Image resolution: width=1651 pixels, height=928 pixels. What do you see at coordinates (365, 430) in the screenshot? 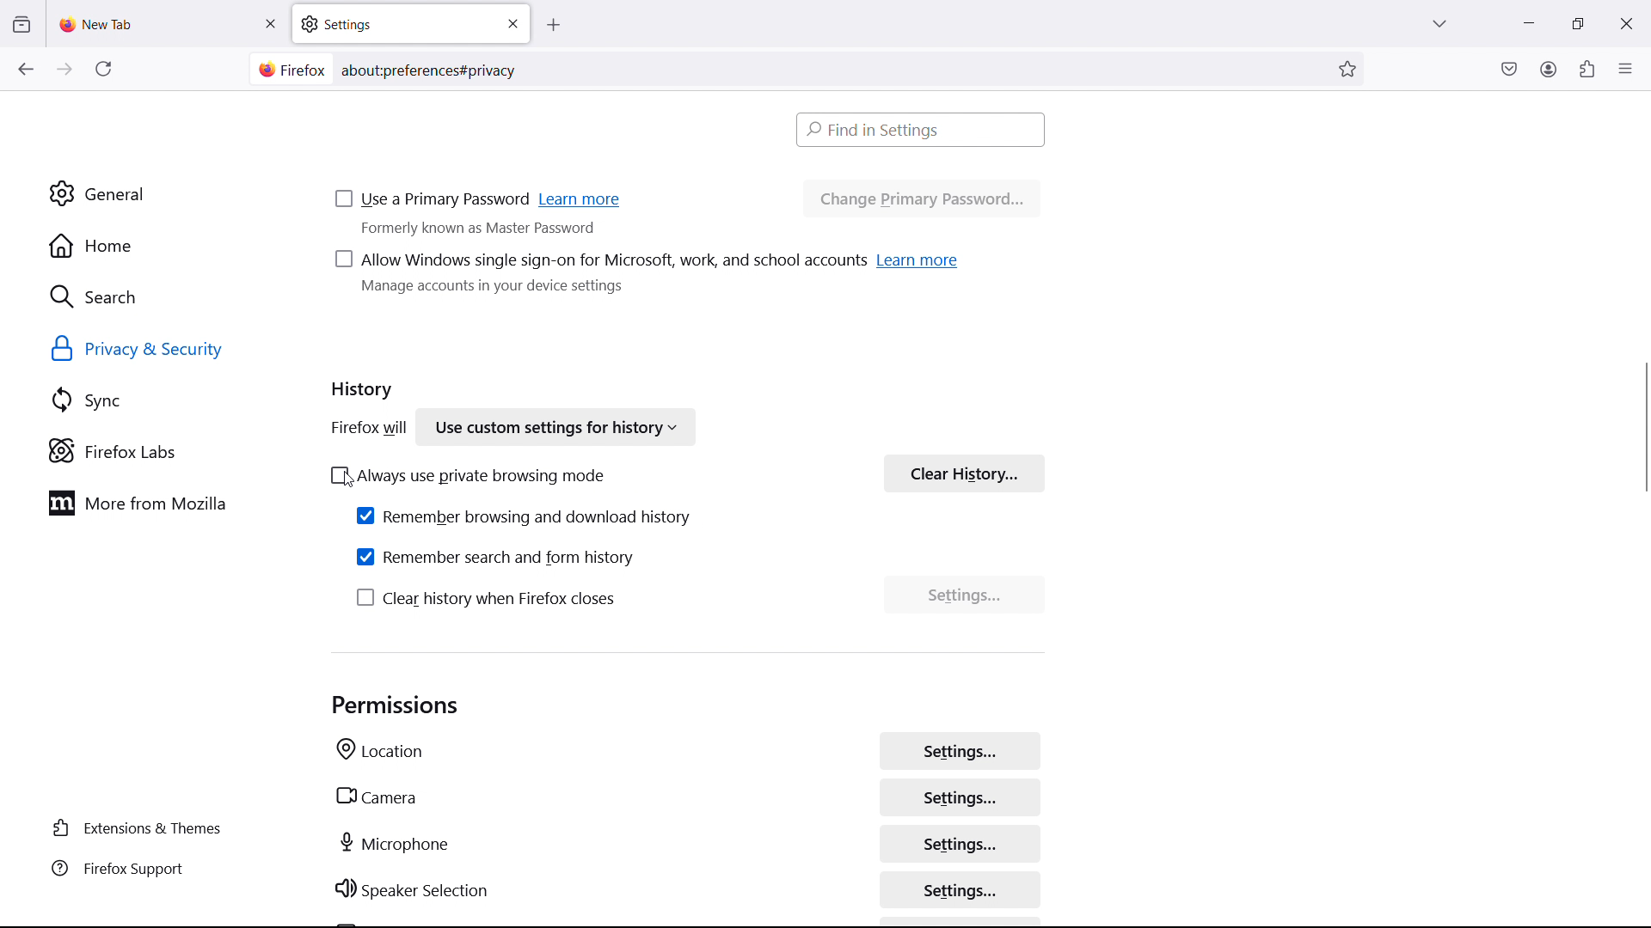
I see `Firefox wil` at bounding box center [365, 430].